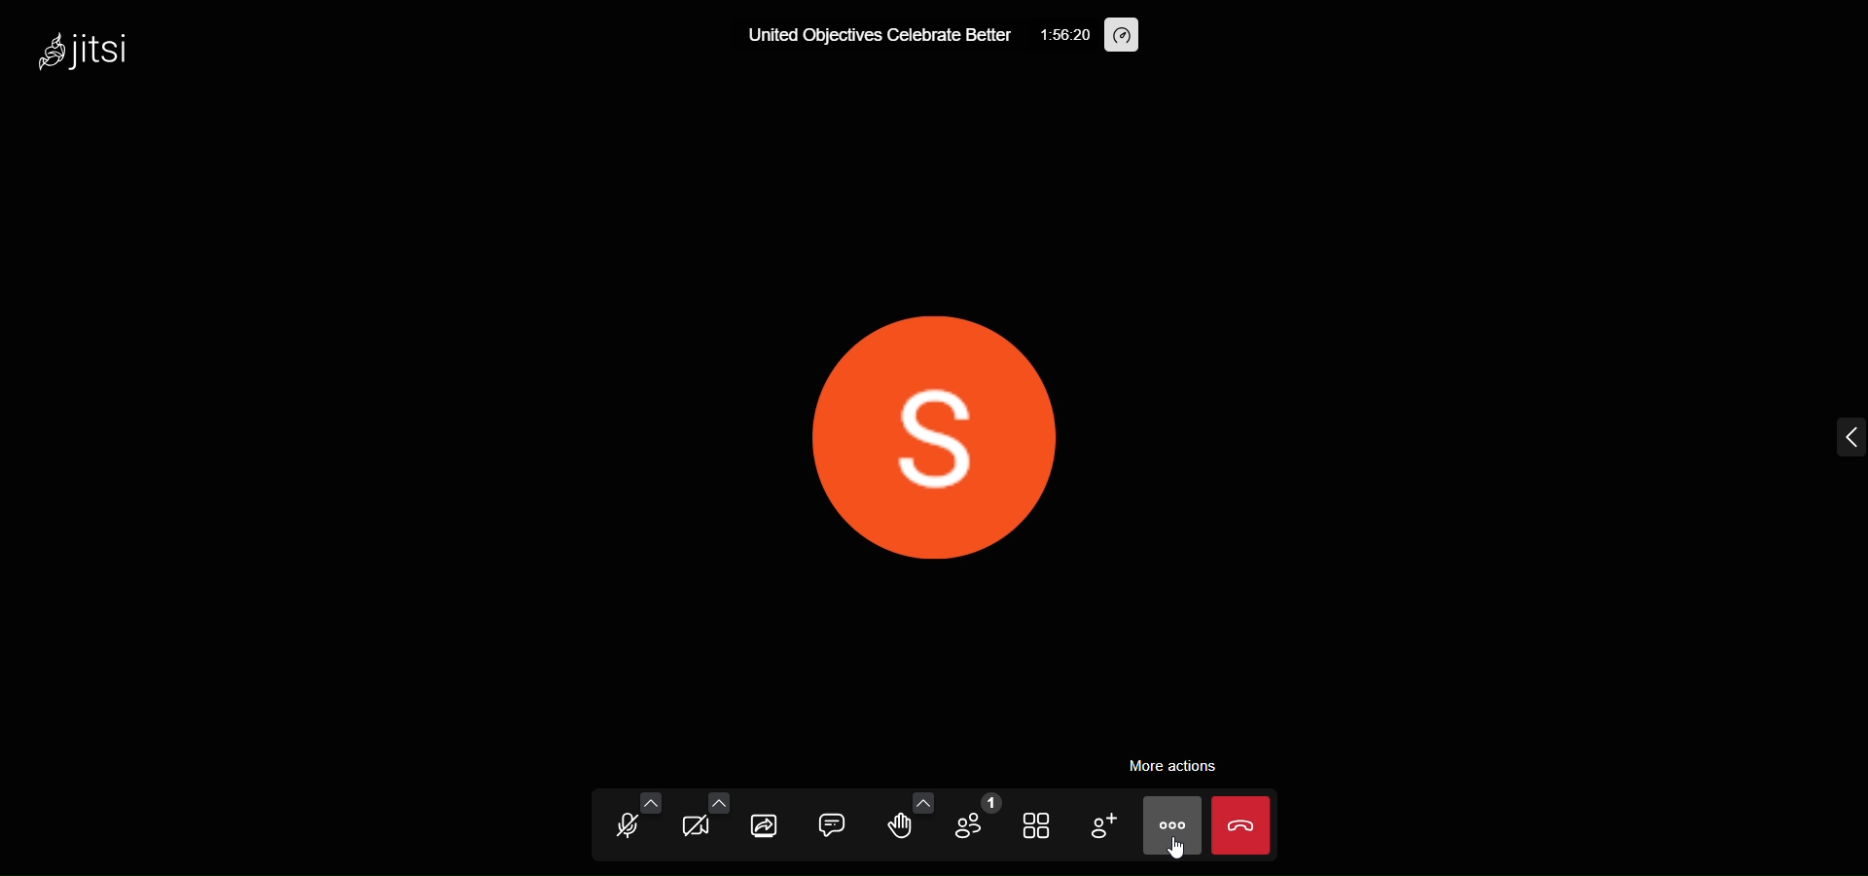  I want to click on jitsi, so click(99, 55).